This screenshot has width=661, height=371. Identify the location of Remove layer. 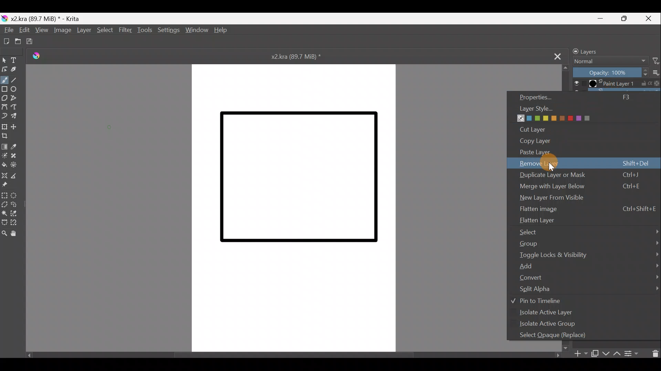
(585, 163).